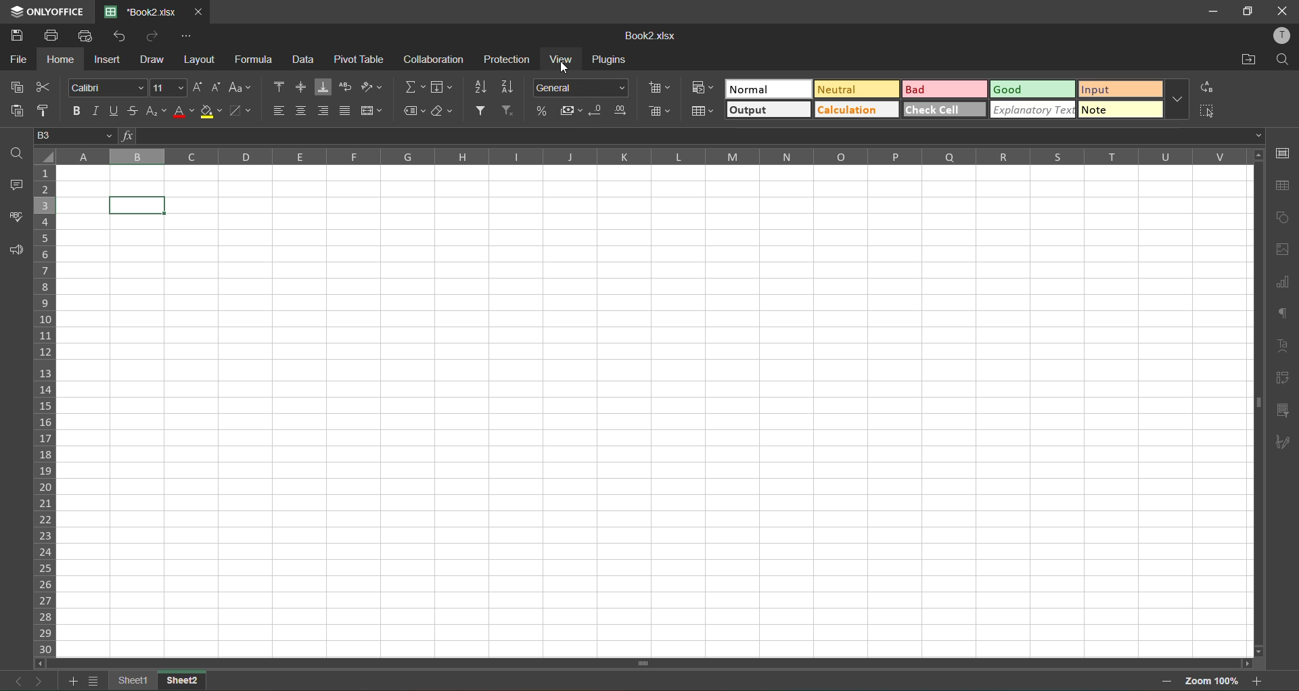 Image resolution: width=1299 pixels, height=691 pixels. Describe the element at coordinates (510, 87) in the screenshot. I see `sort descending` at that location.